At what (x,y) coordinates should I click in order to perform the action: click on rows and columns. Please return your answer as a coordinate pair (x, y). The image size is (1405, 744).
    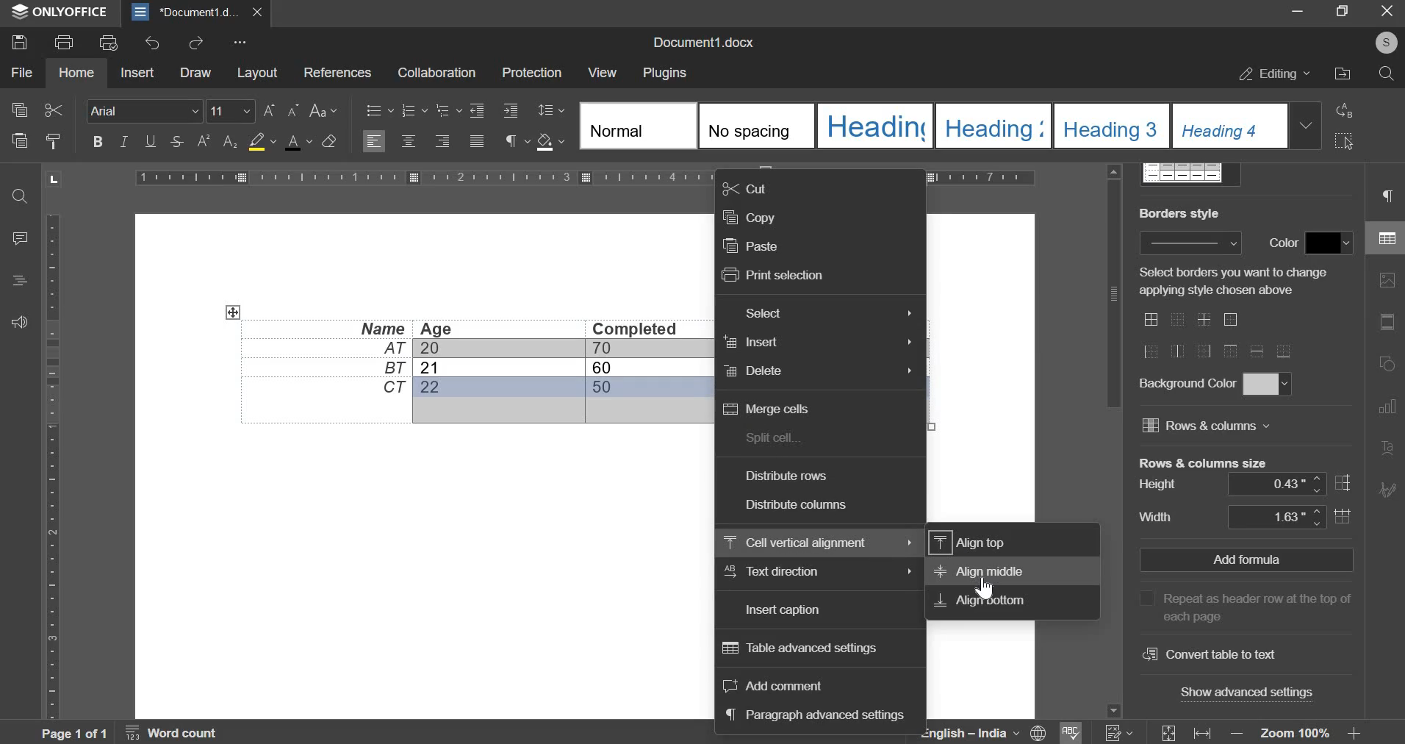
    Looking at the image, I should click on (1220, 426).